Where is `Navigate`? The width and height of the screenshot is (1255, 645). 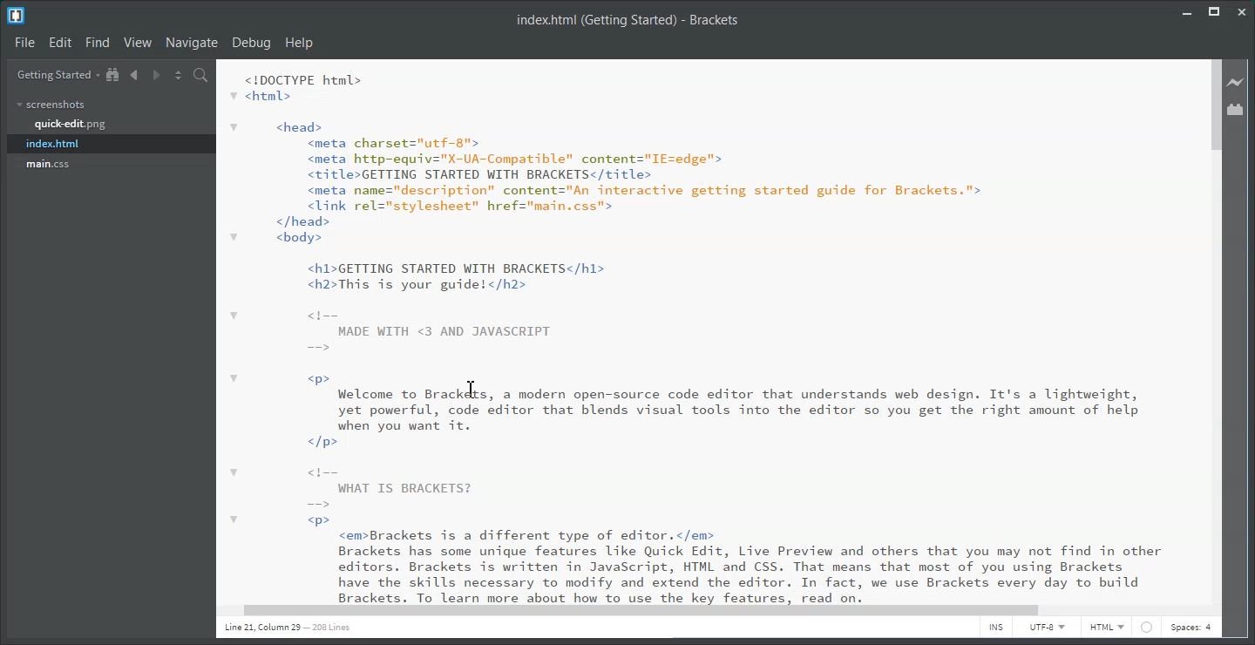
Navigate is located at coordinates (192, 43).